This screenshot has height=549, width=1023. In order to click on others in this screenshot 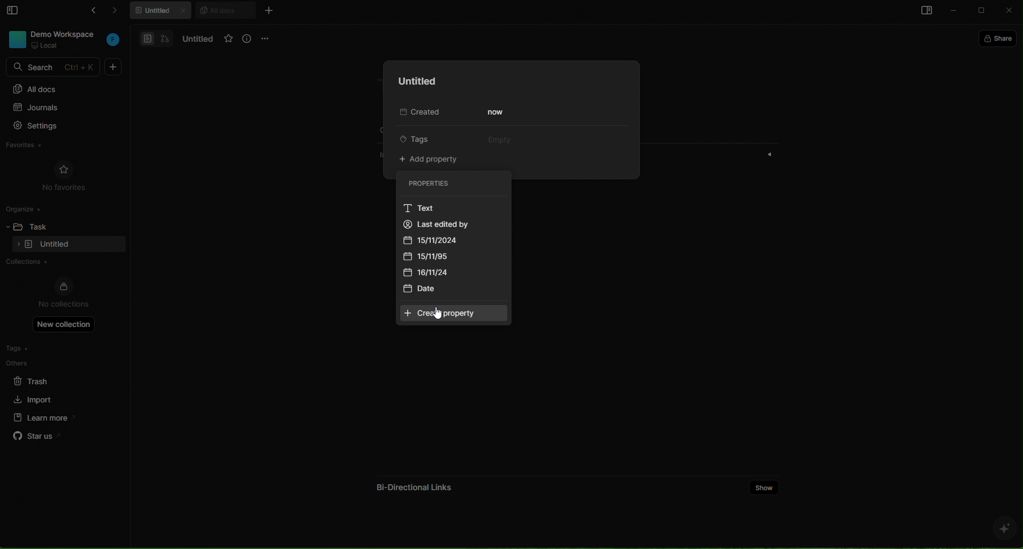, I will do `click(40, 363)`.